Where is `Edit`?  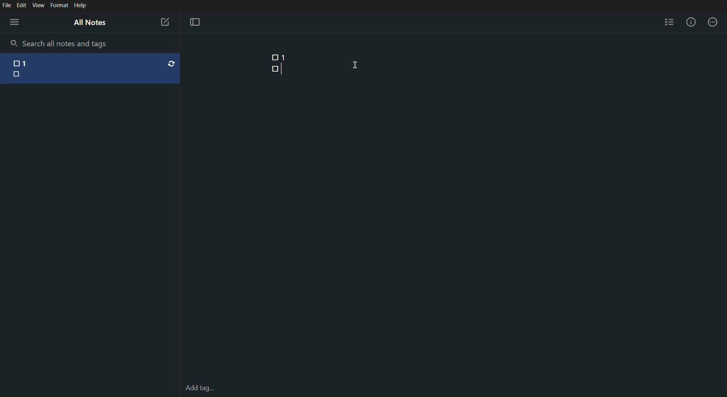 Edit is located at coordinates (22, 5).